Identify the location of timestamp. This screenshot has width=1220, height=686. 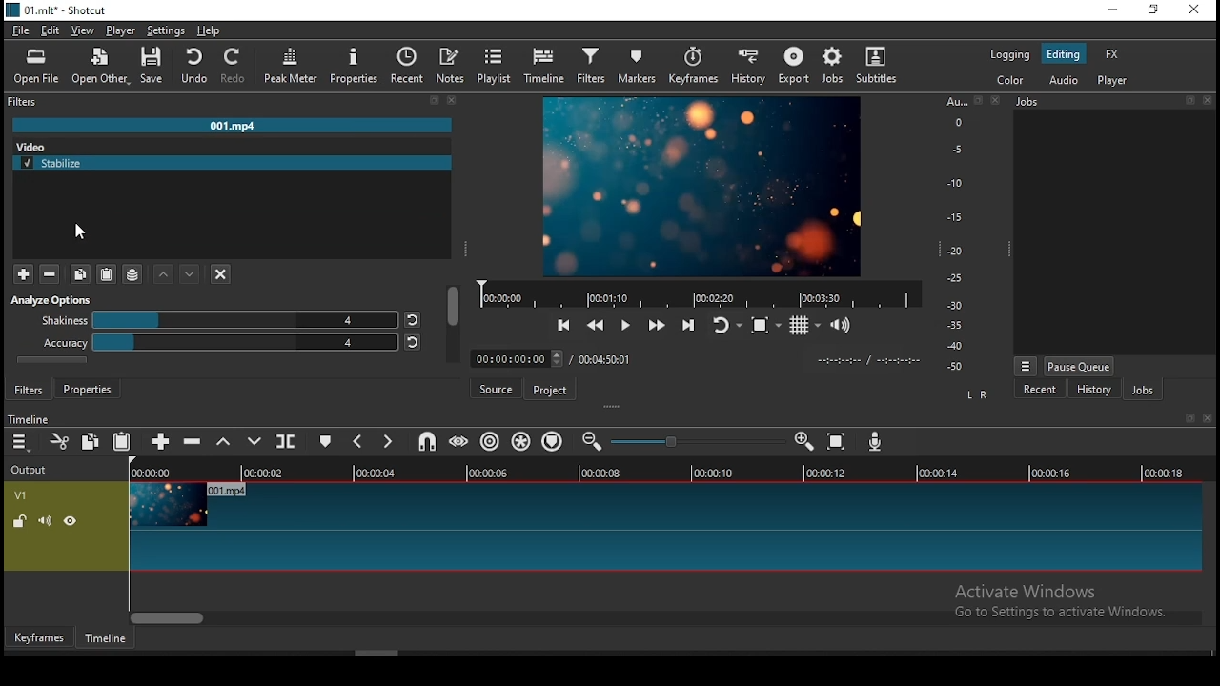
(870, 361).